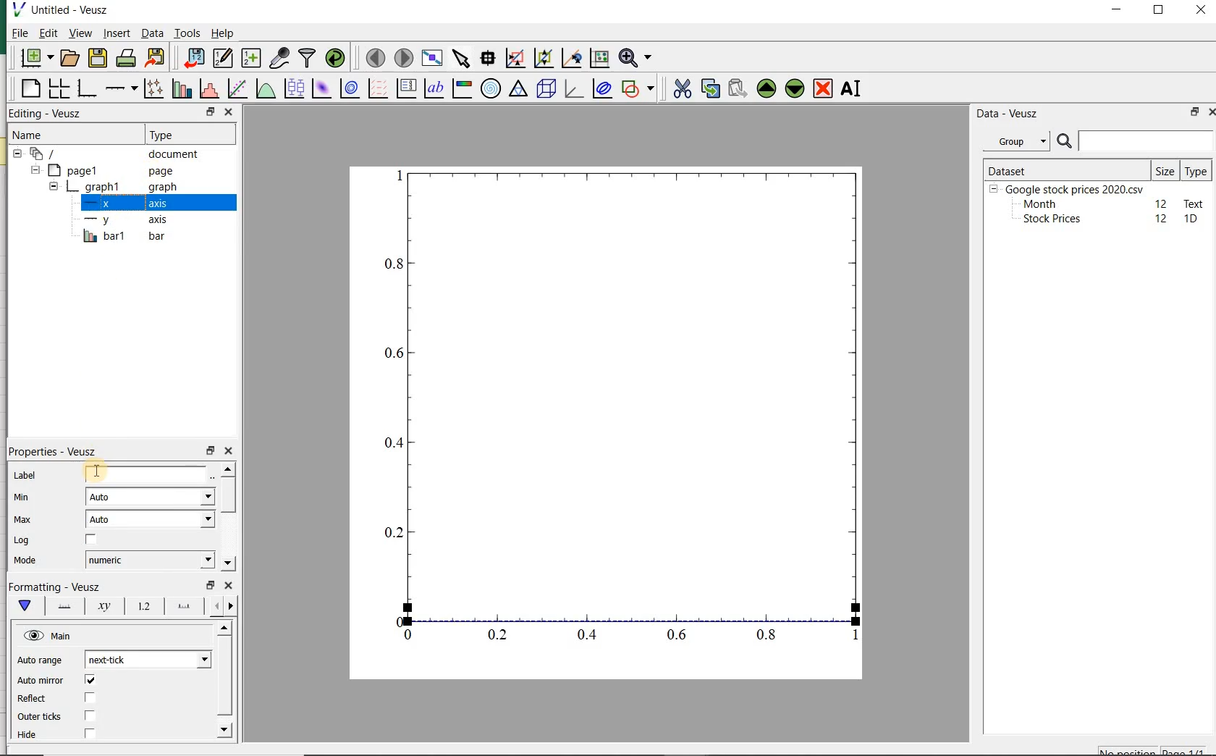  I want to click on Tools, so click(187, 33).